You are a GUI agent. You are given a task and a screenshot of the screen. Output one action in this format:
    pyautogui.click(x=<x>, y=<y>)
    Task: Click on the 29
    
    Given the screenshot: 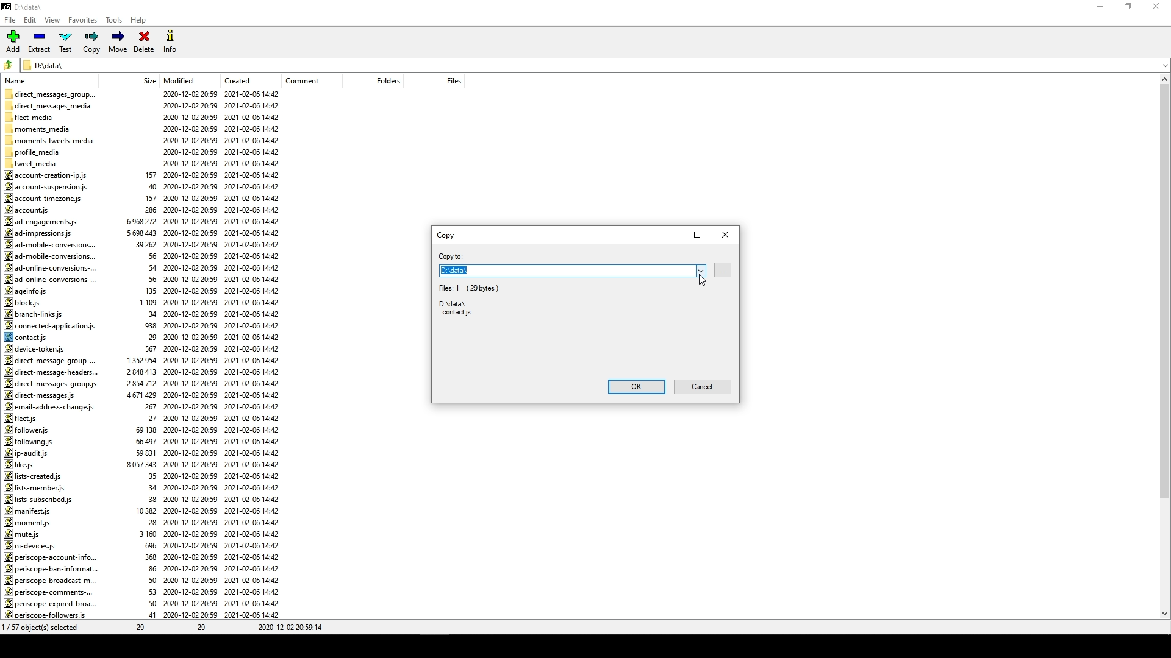 What is the action you would take?
    pyautogui.click(x=144, y=627)
    